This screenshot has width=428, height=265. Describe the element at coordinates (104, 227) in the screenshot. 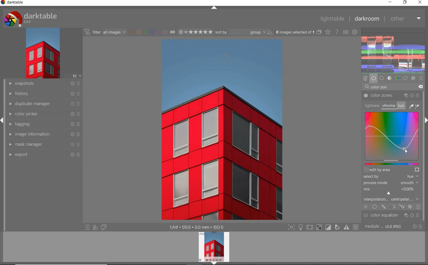

I see `display a second darkroom image widow` at that location.